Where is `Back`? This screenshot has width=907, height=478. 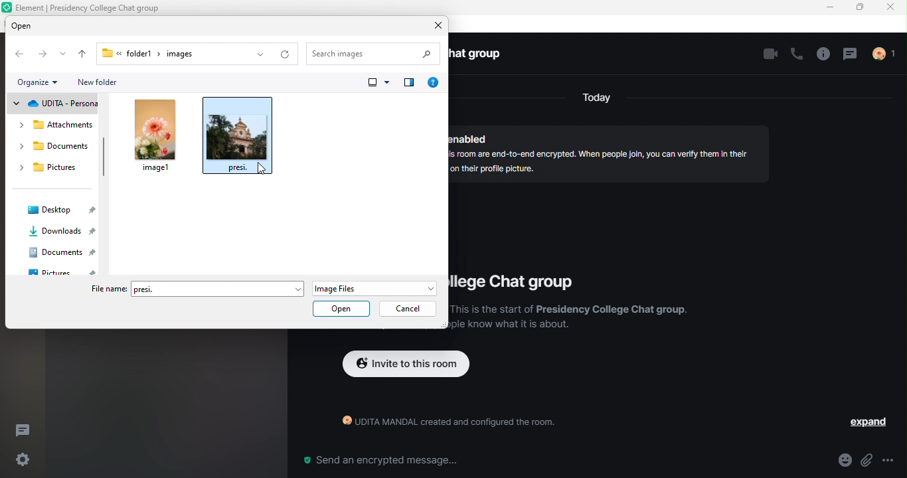
Back is located at coordinates (21, 54).